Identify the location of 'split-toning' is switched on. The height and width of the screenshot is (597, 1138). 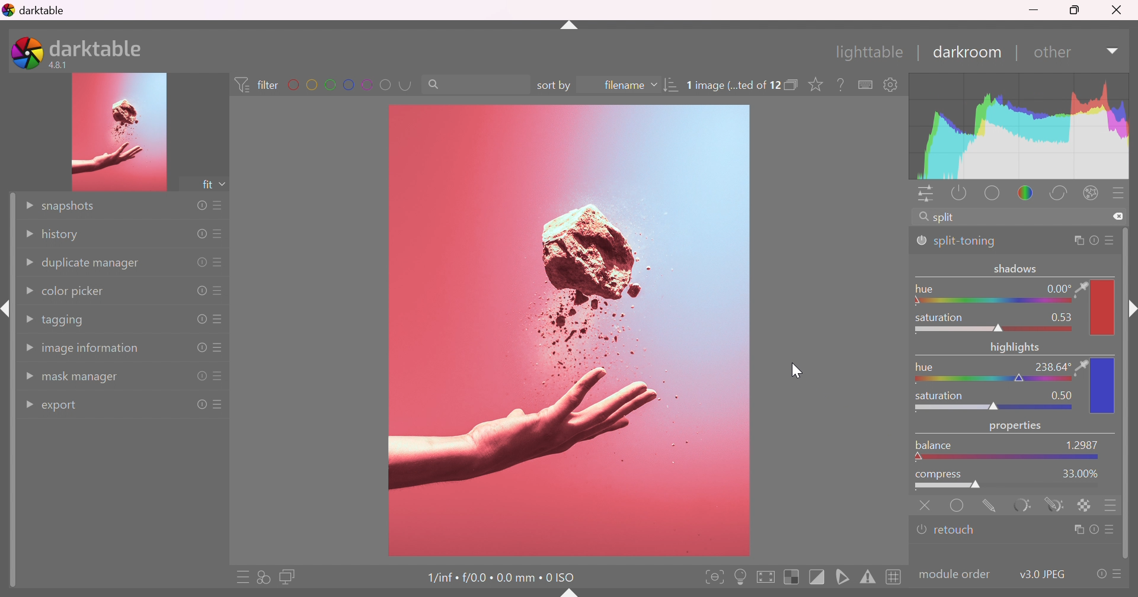
(920, 242).